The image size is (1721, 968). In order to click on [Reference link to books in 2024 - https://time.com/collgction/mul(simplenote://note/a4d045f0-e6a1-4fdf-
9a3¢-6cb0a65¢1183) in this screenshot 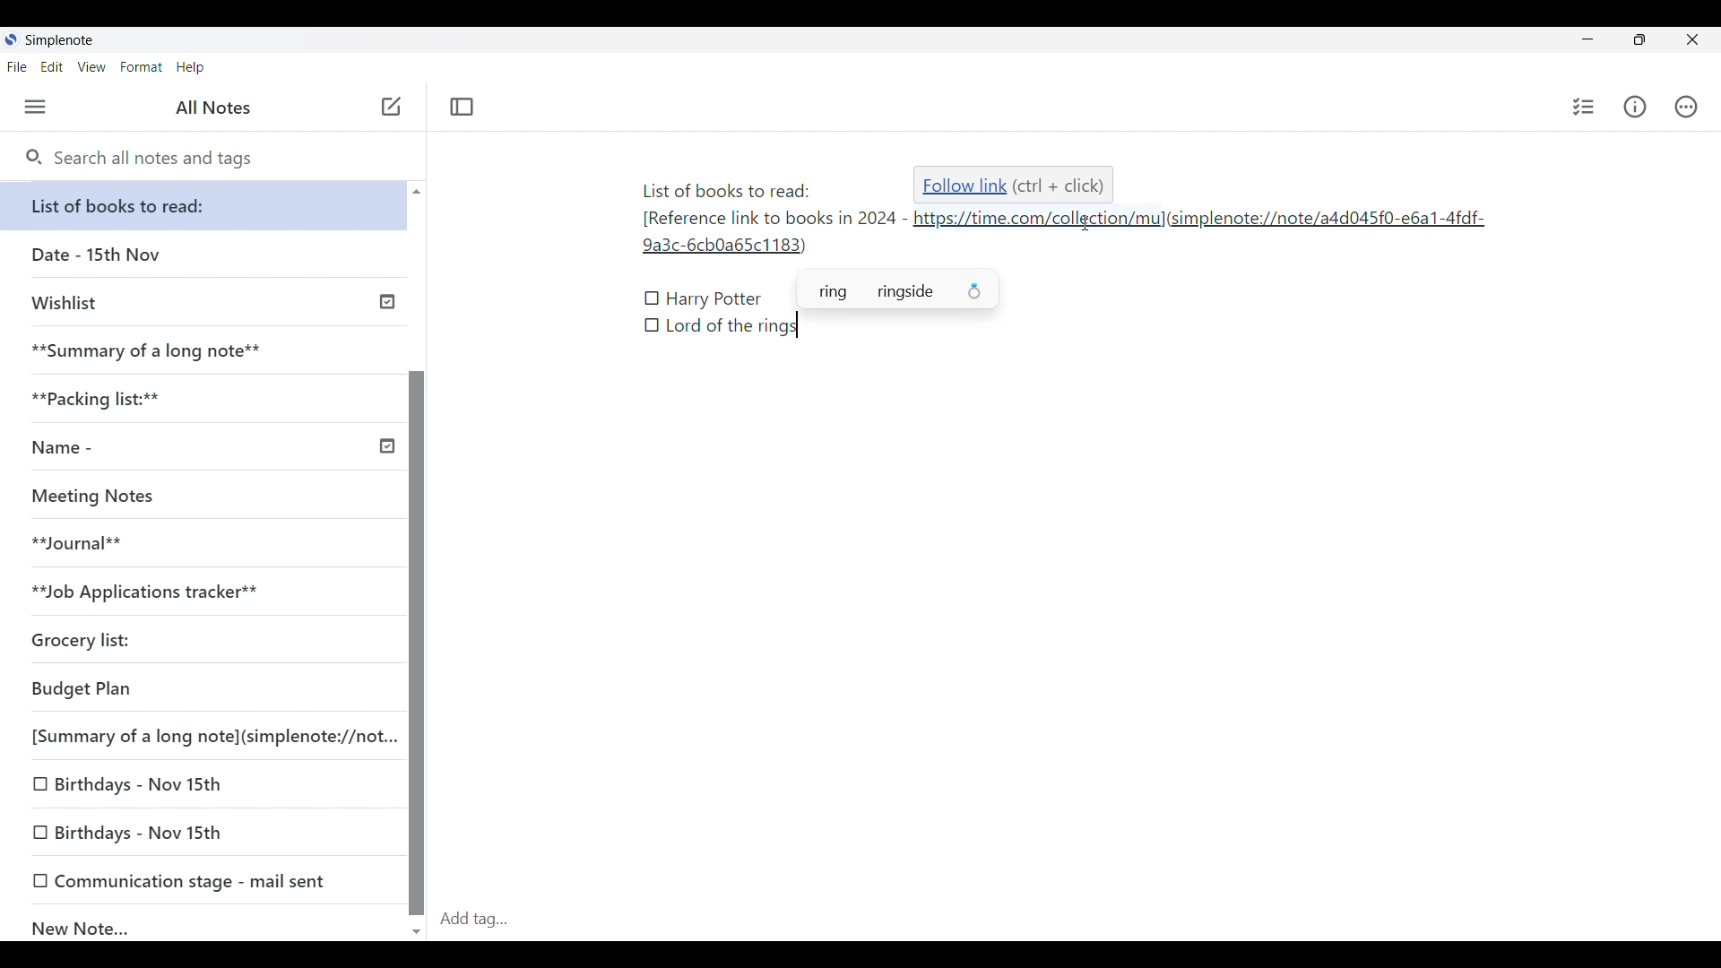, I will do `click(1068, 235)`.